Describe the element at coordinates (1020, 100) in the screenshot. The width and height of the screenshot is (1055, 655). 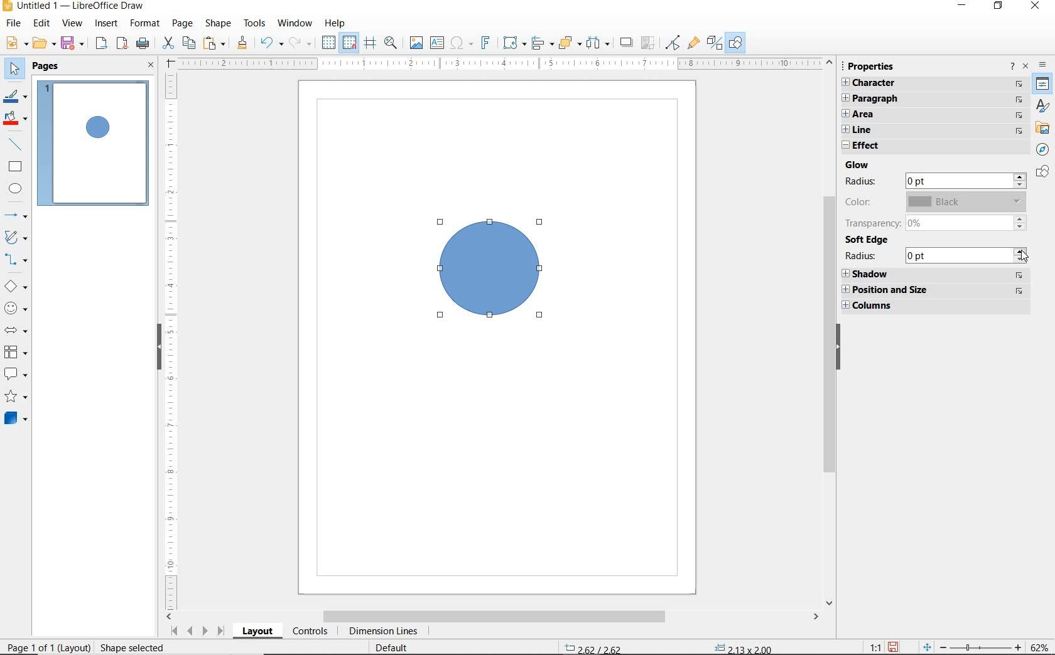
I see `navigate` at that location.